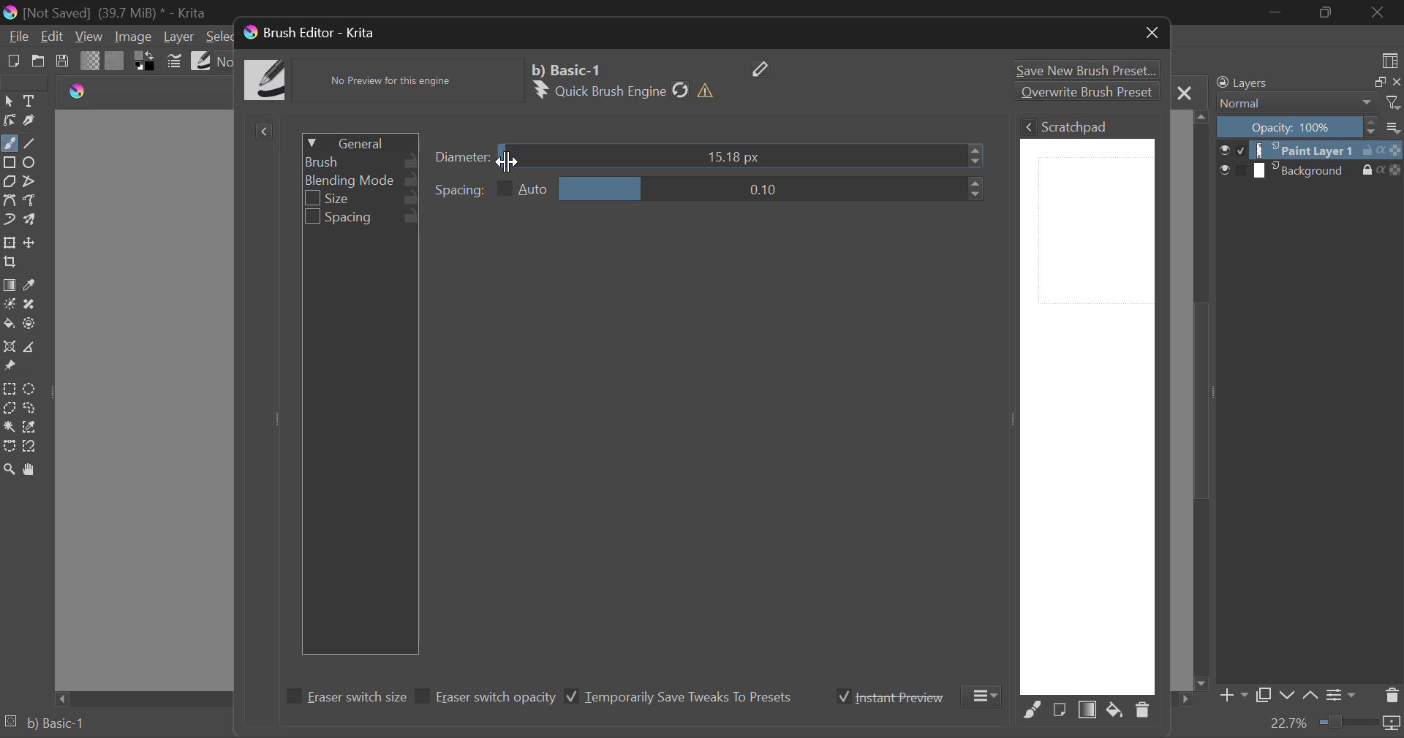  I want to click on Blending Mode, so click(361, 180).